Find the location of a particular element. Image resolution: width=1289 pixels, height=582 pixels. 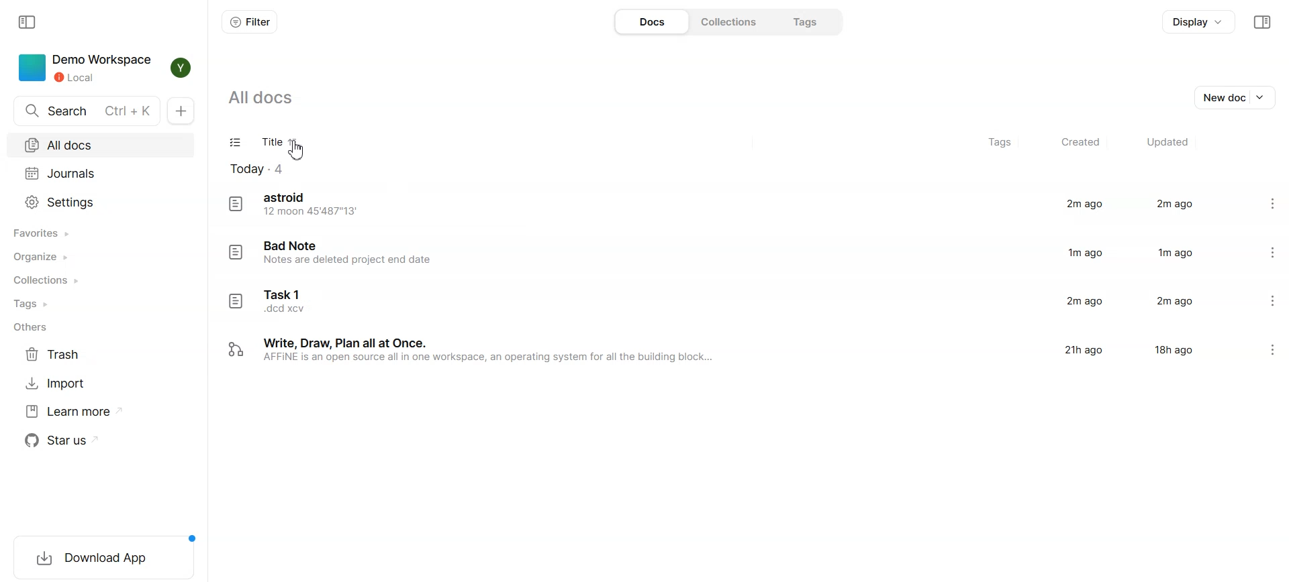

1m ago is located at coordinates (1175, 252).